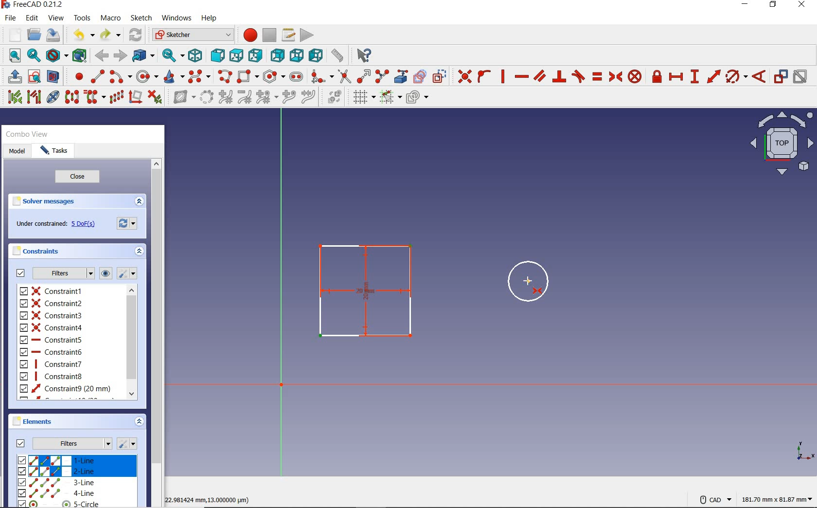 The height and width of the screenshot is (508, 817). I want to click on rectangular array, so click(117, 98).